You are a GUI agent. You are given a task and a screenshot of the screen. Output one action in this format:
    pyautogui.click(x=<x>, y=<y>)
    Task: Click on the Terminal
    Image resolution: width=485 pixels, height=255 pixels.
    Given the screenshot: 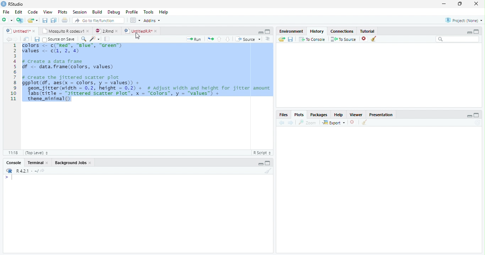 What is the action you would take?
    pyautogui.click(x=35, y=163)
    